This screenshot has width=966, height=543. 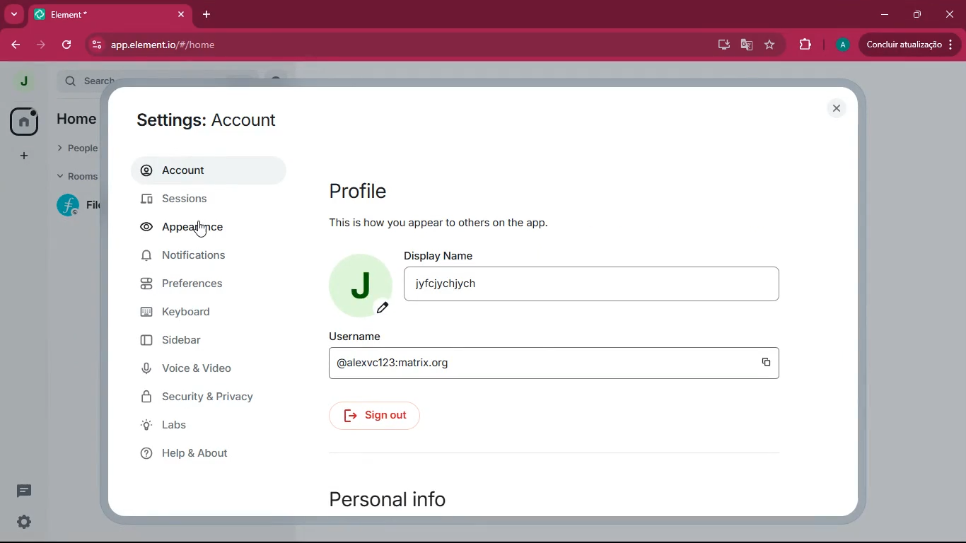 I want to click on labs, so click(x=202, y=426).